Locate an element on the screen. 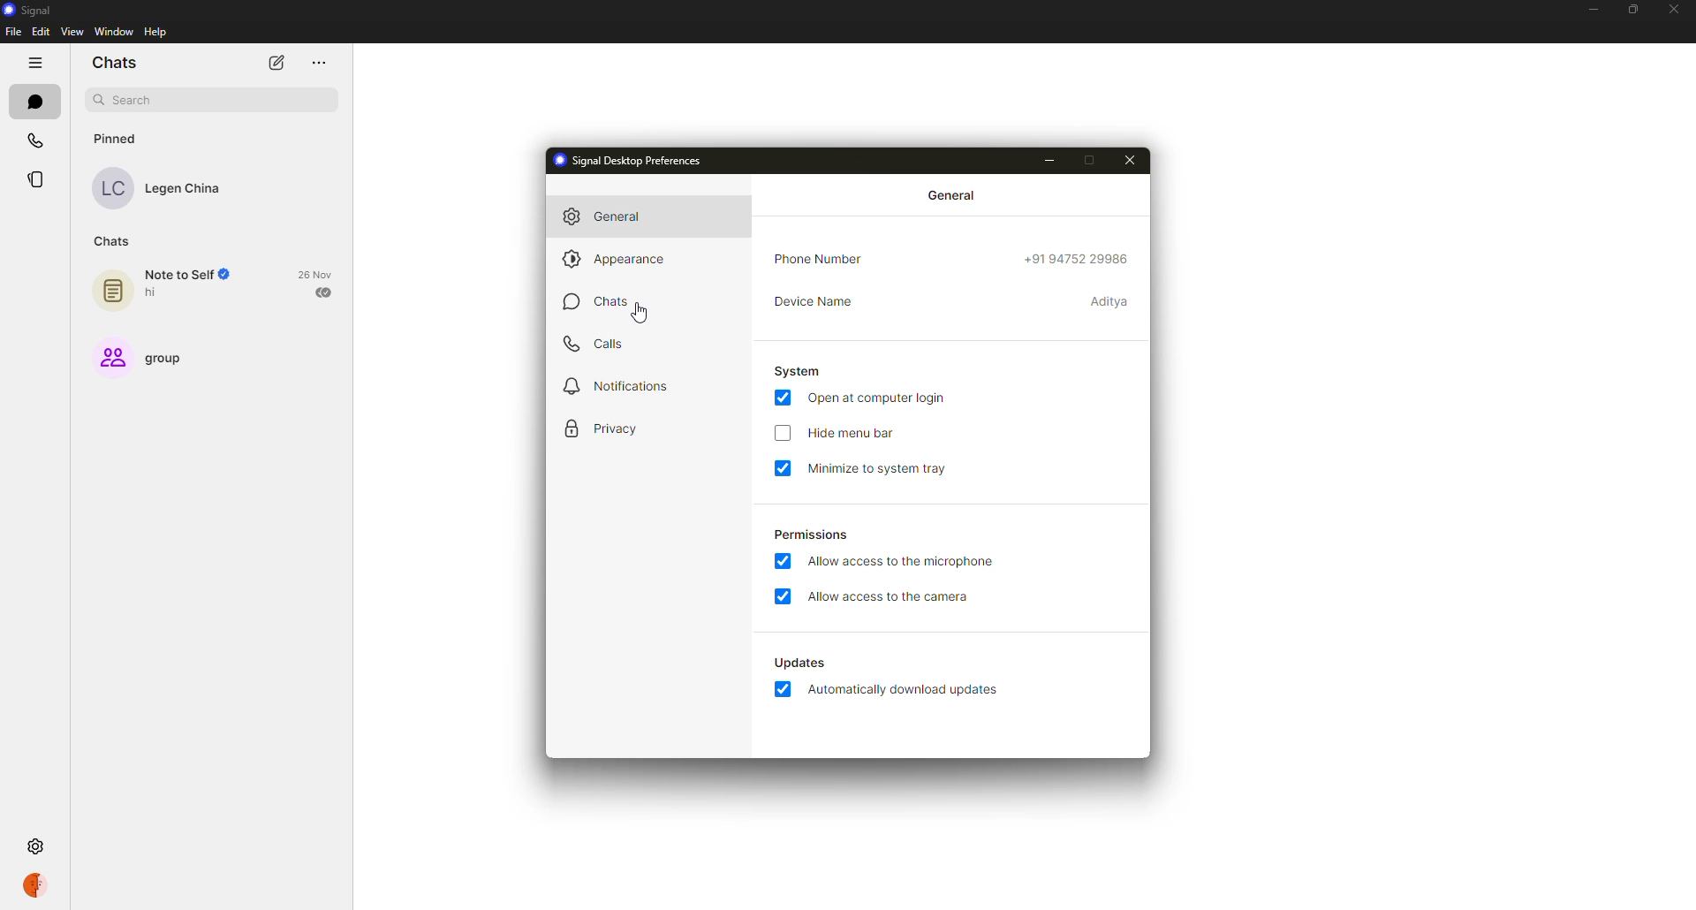 The width and height of the screenshot is (1696, 910). updates is located at coordinates (801, 663).